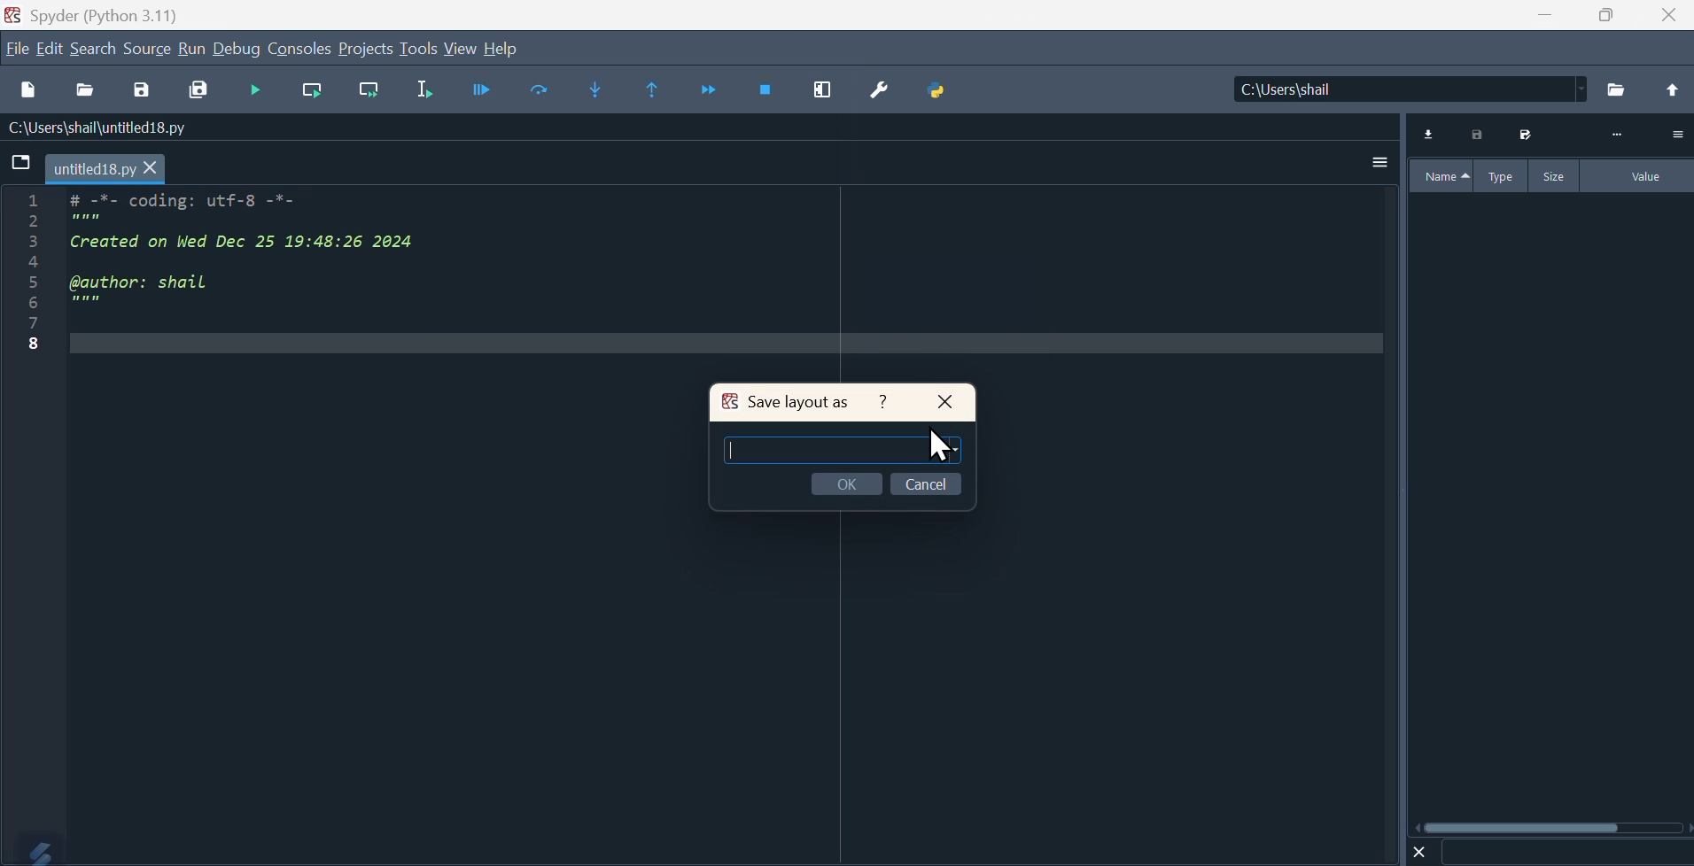  I want to click on C:\user\shall, so click(1411, 89).